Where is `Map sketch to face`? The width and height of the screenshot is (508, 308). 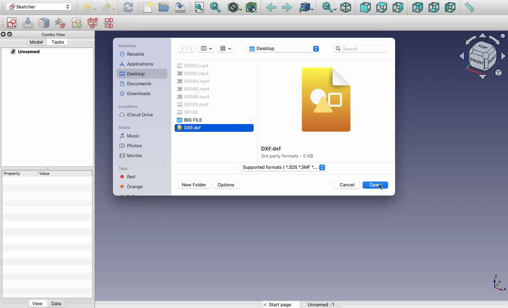
Map sketch to face is located at coordinates (46, 23).